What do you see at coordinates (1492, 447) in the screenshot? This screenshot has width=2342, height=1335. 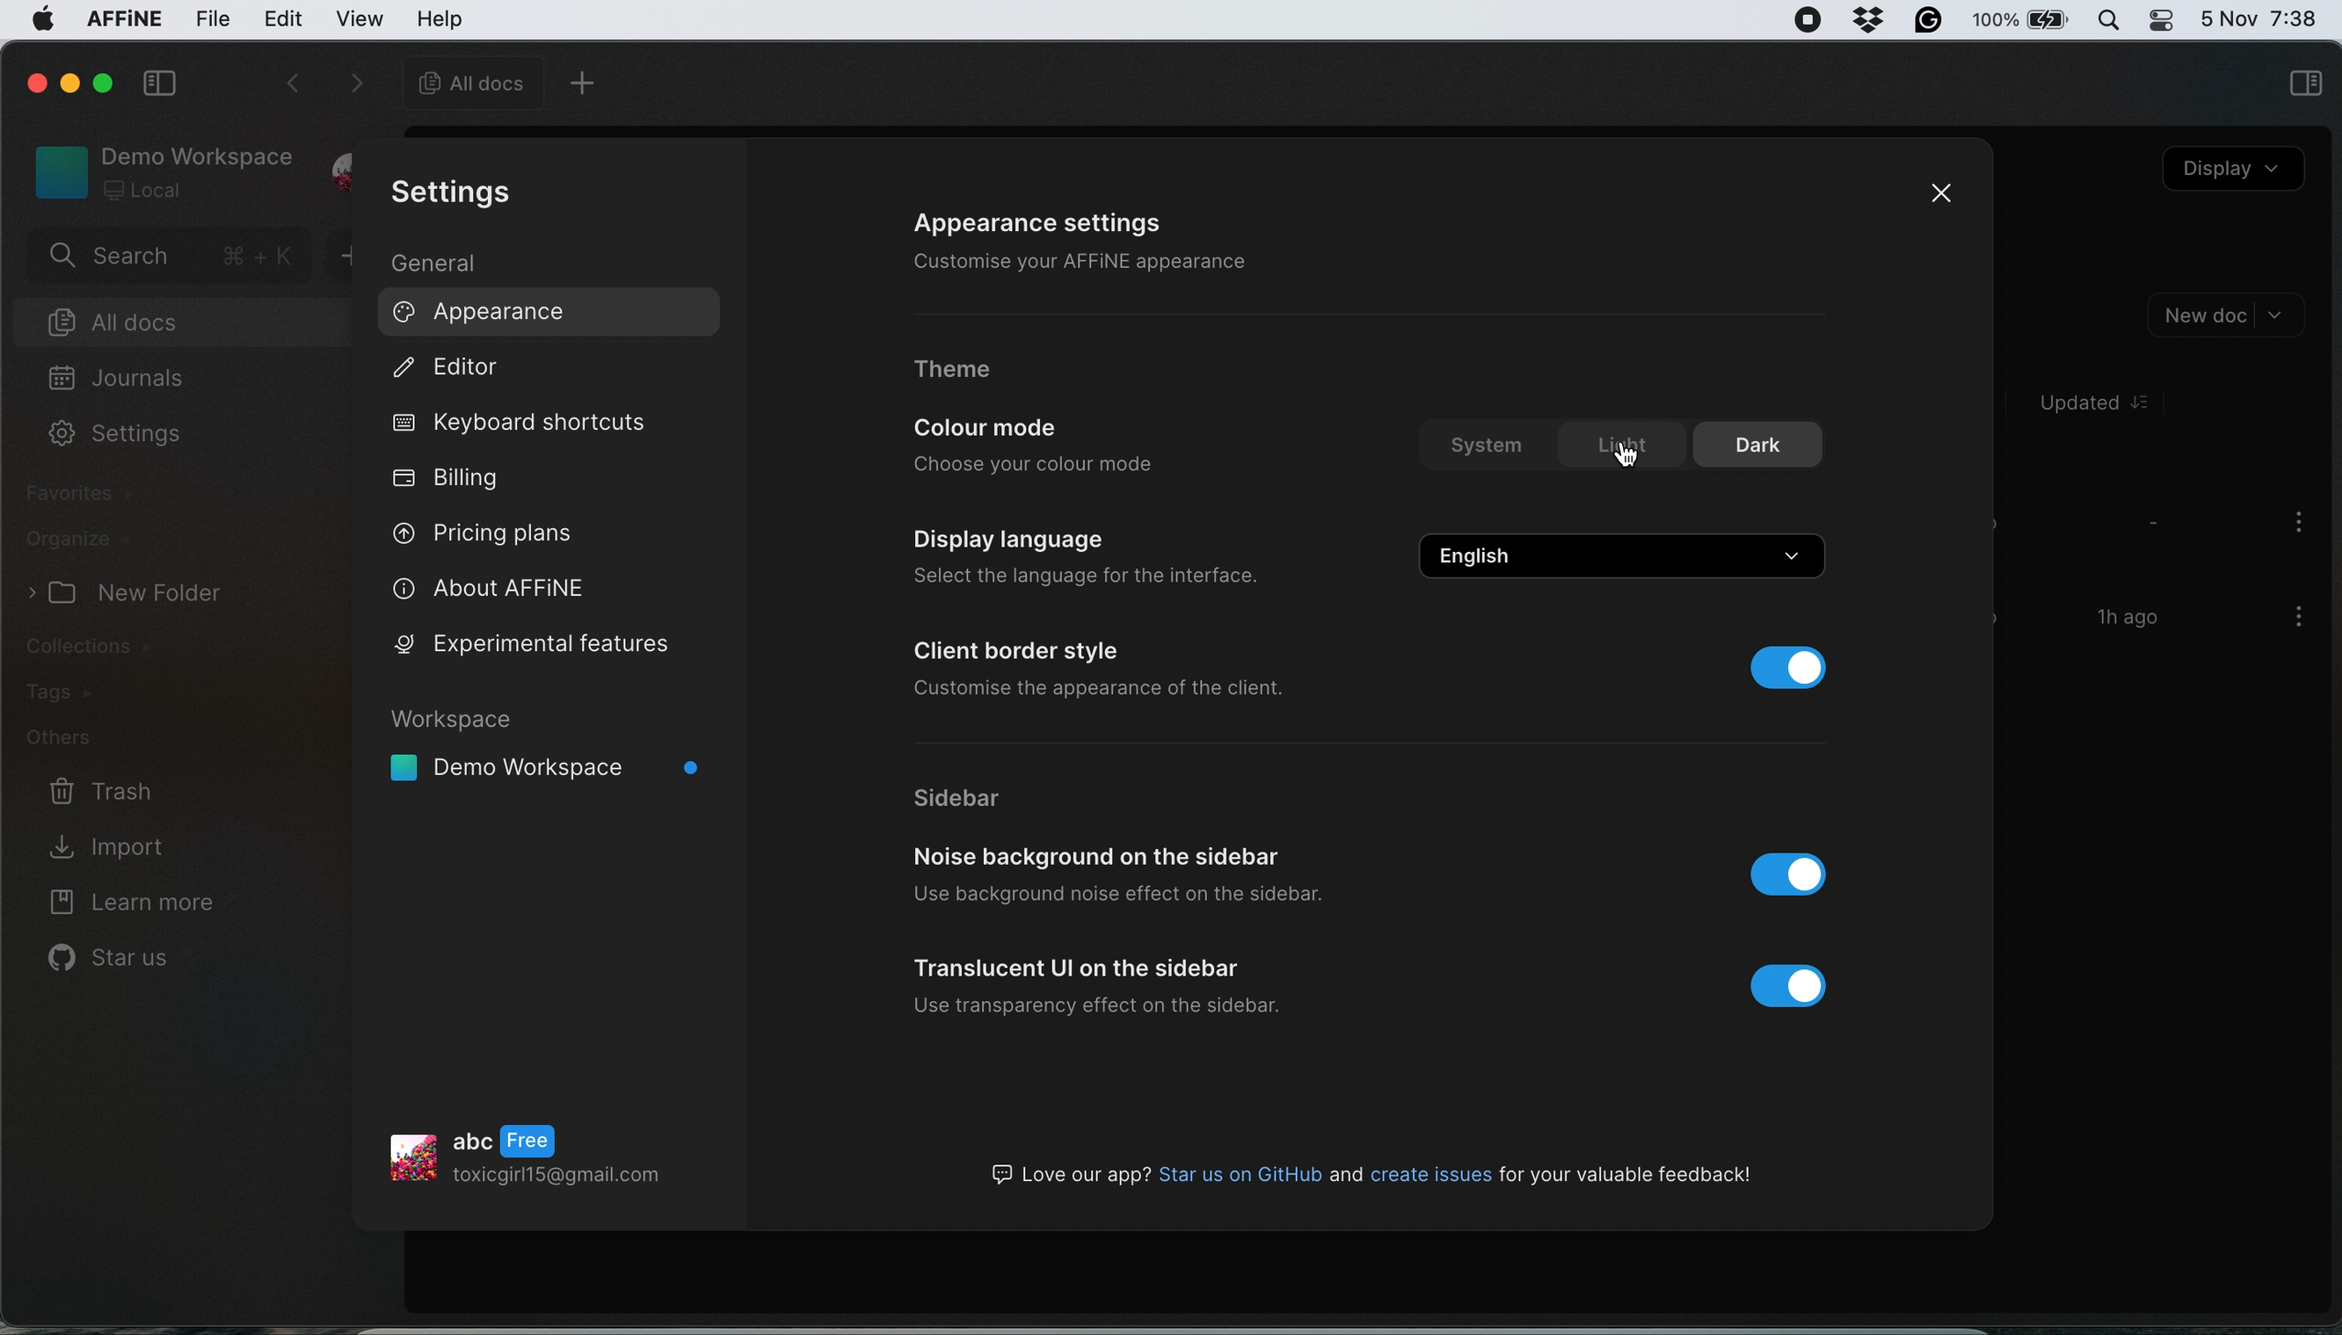 I see `systen` at bounding box center [1492, 447].